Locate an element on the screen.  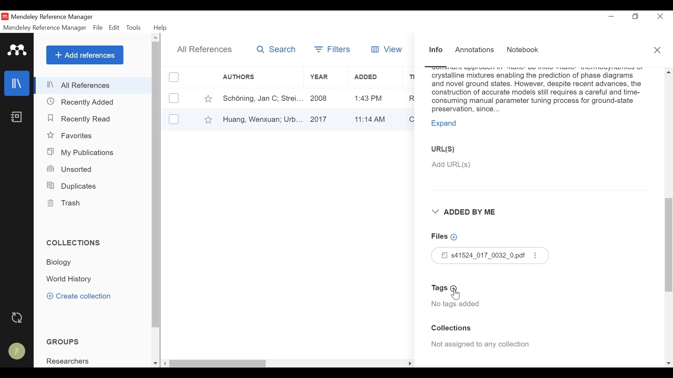
File is located at coordinates (98, 28).